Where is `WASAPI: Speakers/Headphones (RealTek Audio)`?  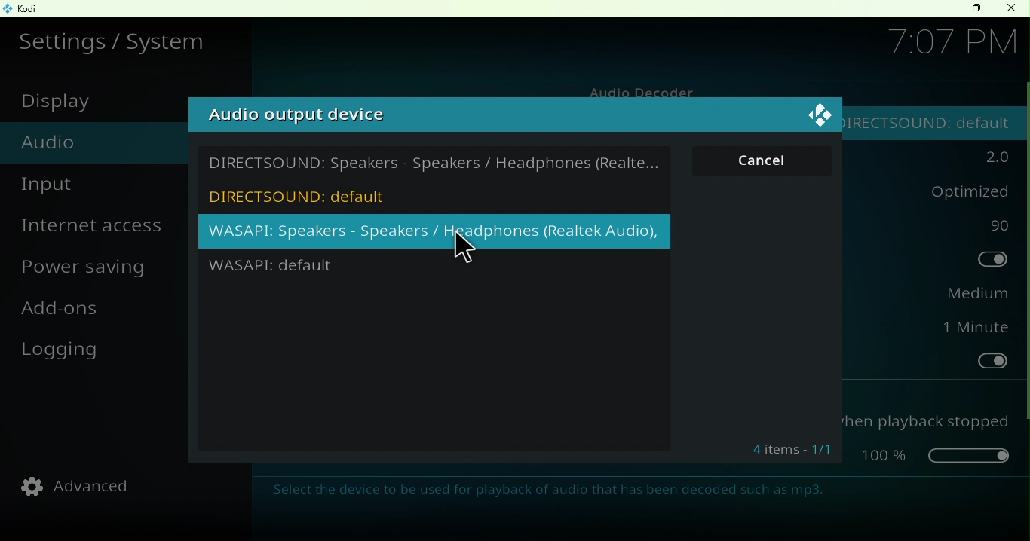 WASAPI: Speakers/Headphones (RealTek Audio) is located at coordinates (436, 234).